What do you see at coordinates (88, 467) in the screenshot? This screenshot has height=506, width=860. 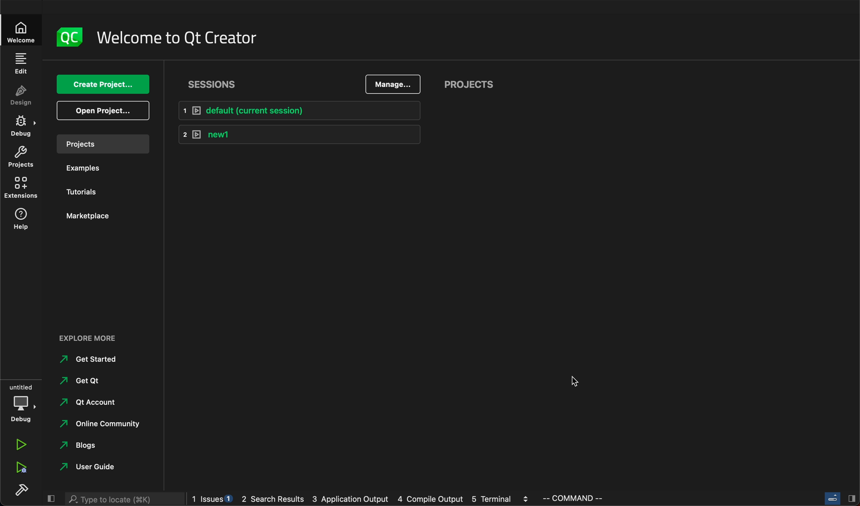 I see `guide` at bounding box center [88, 467].